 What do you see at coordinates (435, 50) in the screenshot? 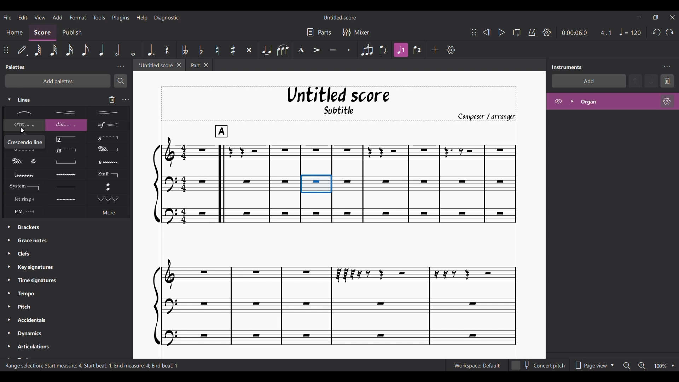
I see `Add` at bounding box center [435, 50].